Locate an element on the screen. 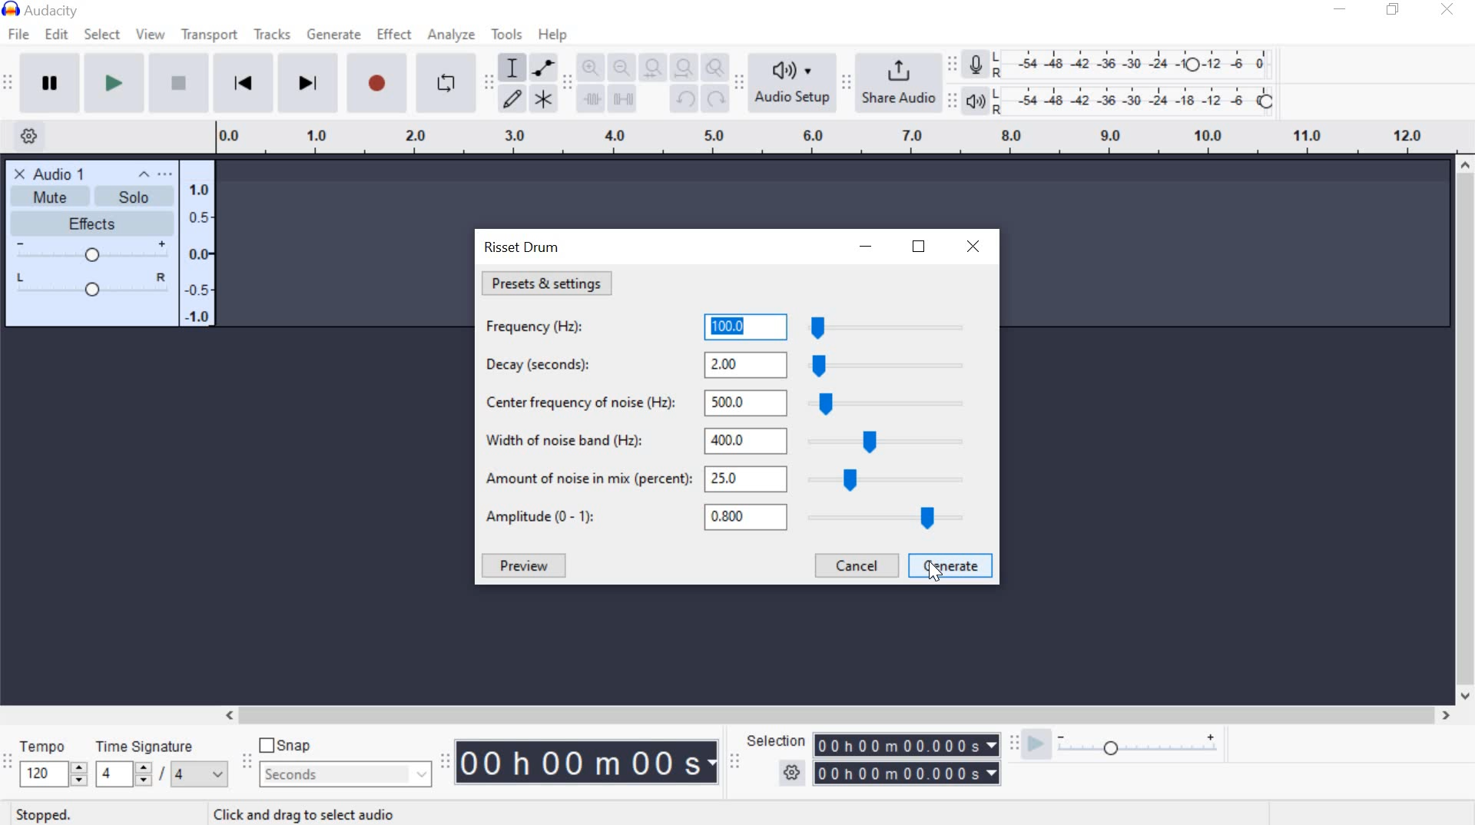 The height and width of the screenshot is (825, 1475). Share Audio is located at coordinates (896, 80).